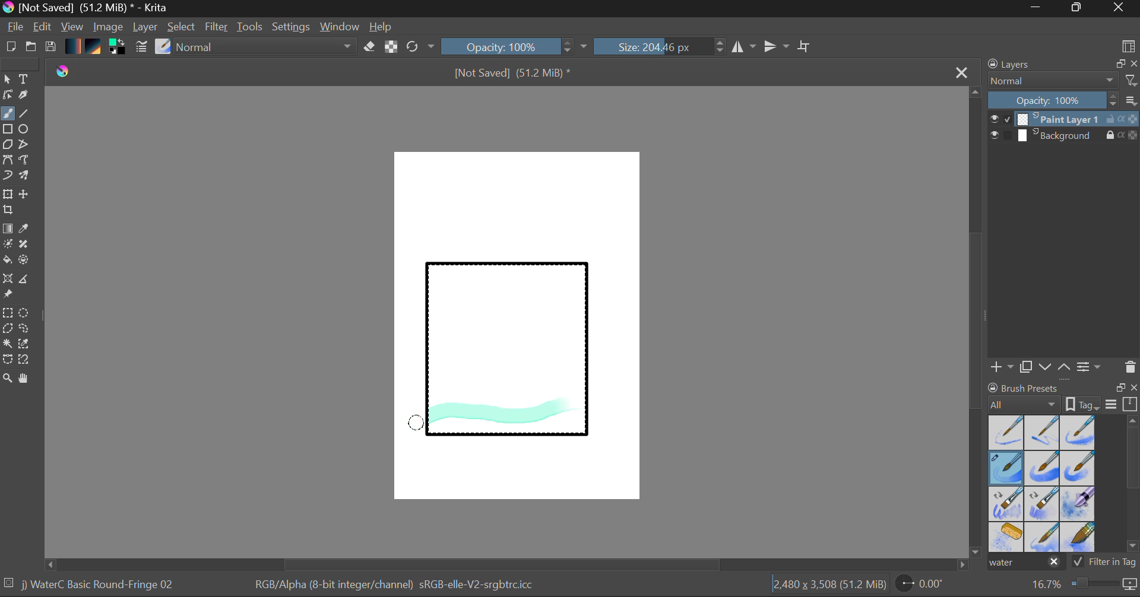 The height and width of the screenshot is (597, 1140). What do you see at coordinates (1105, 563) in the screenshot?
I see `Filter in Tag Option` at bounding box center [1105, 563].